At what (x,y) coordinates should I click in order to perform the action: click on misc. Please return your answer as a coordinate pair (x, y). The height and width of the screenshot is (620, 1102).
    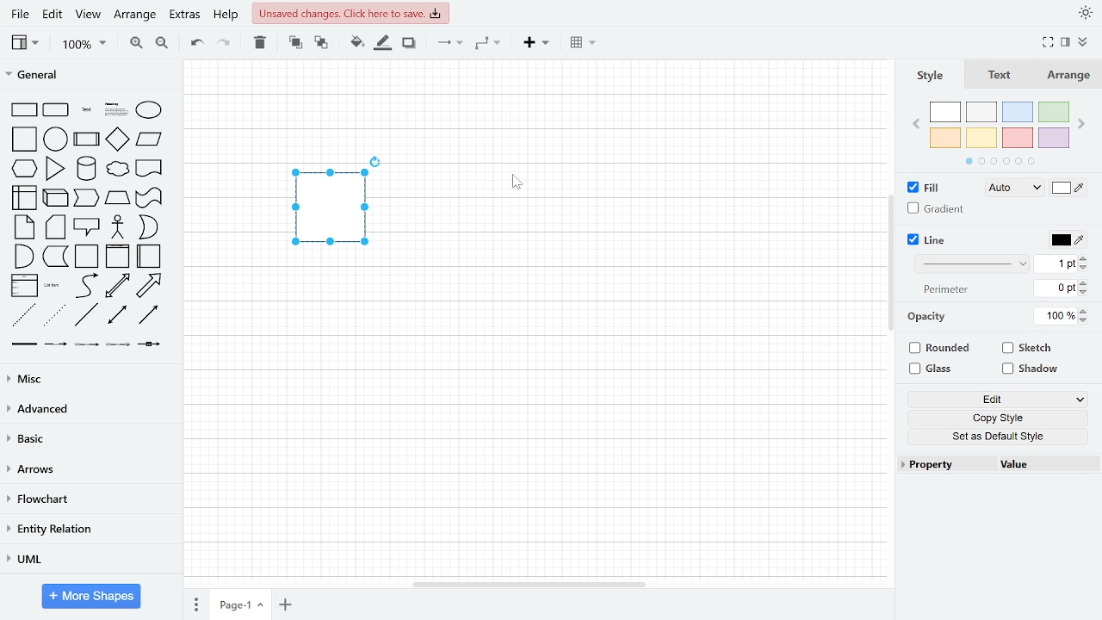
    Looking at the image, I should click on (89, 376).